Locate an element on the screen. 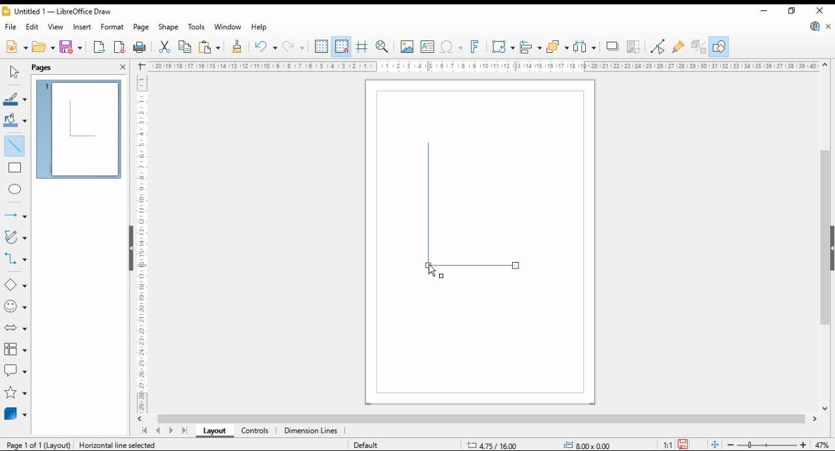  restore is located at coordinates (793, 10).